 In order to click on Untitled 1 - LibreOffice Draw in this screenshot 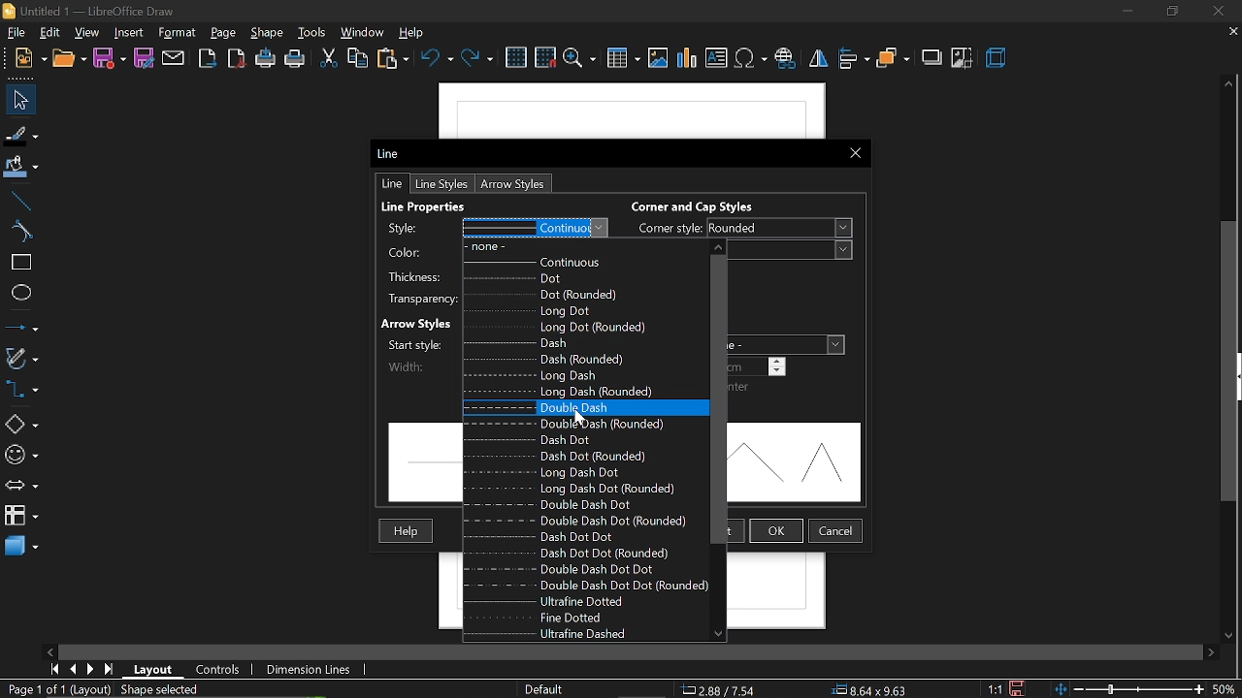, I will do `click(90, 11)`.